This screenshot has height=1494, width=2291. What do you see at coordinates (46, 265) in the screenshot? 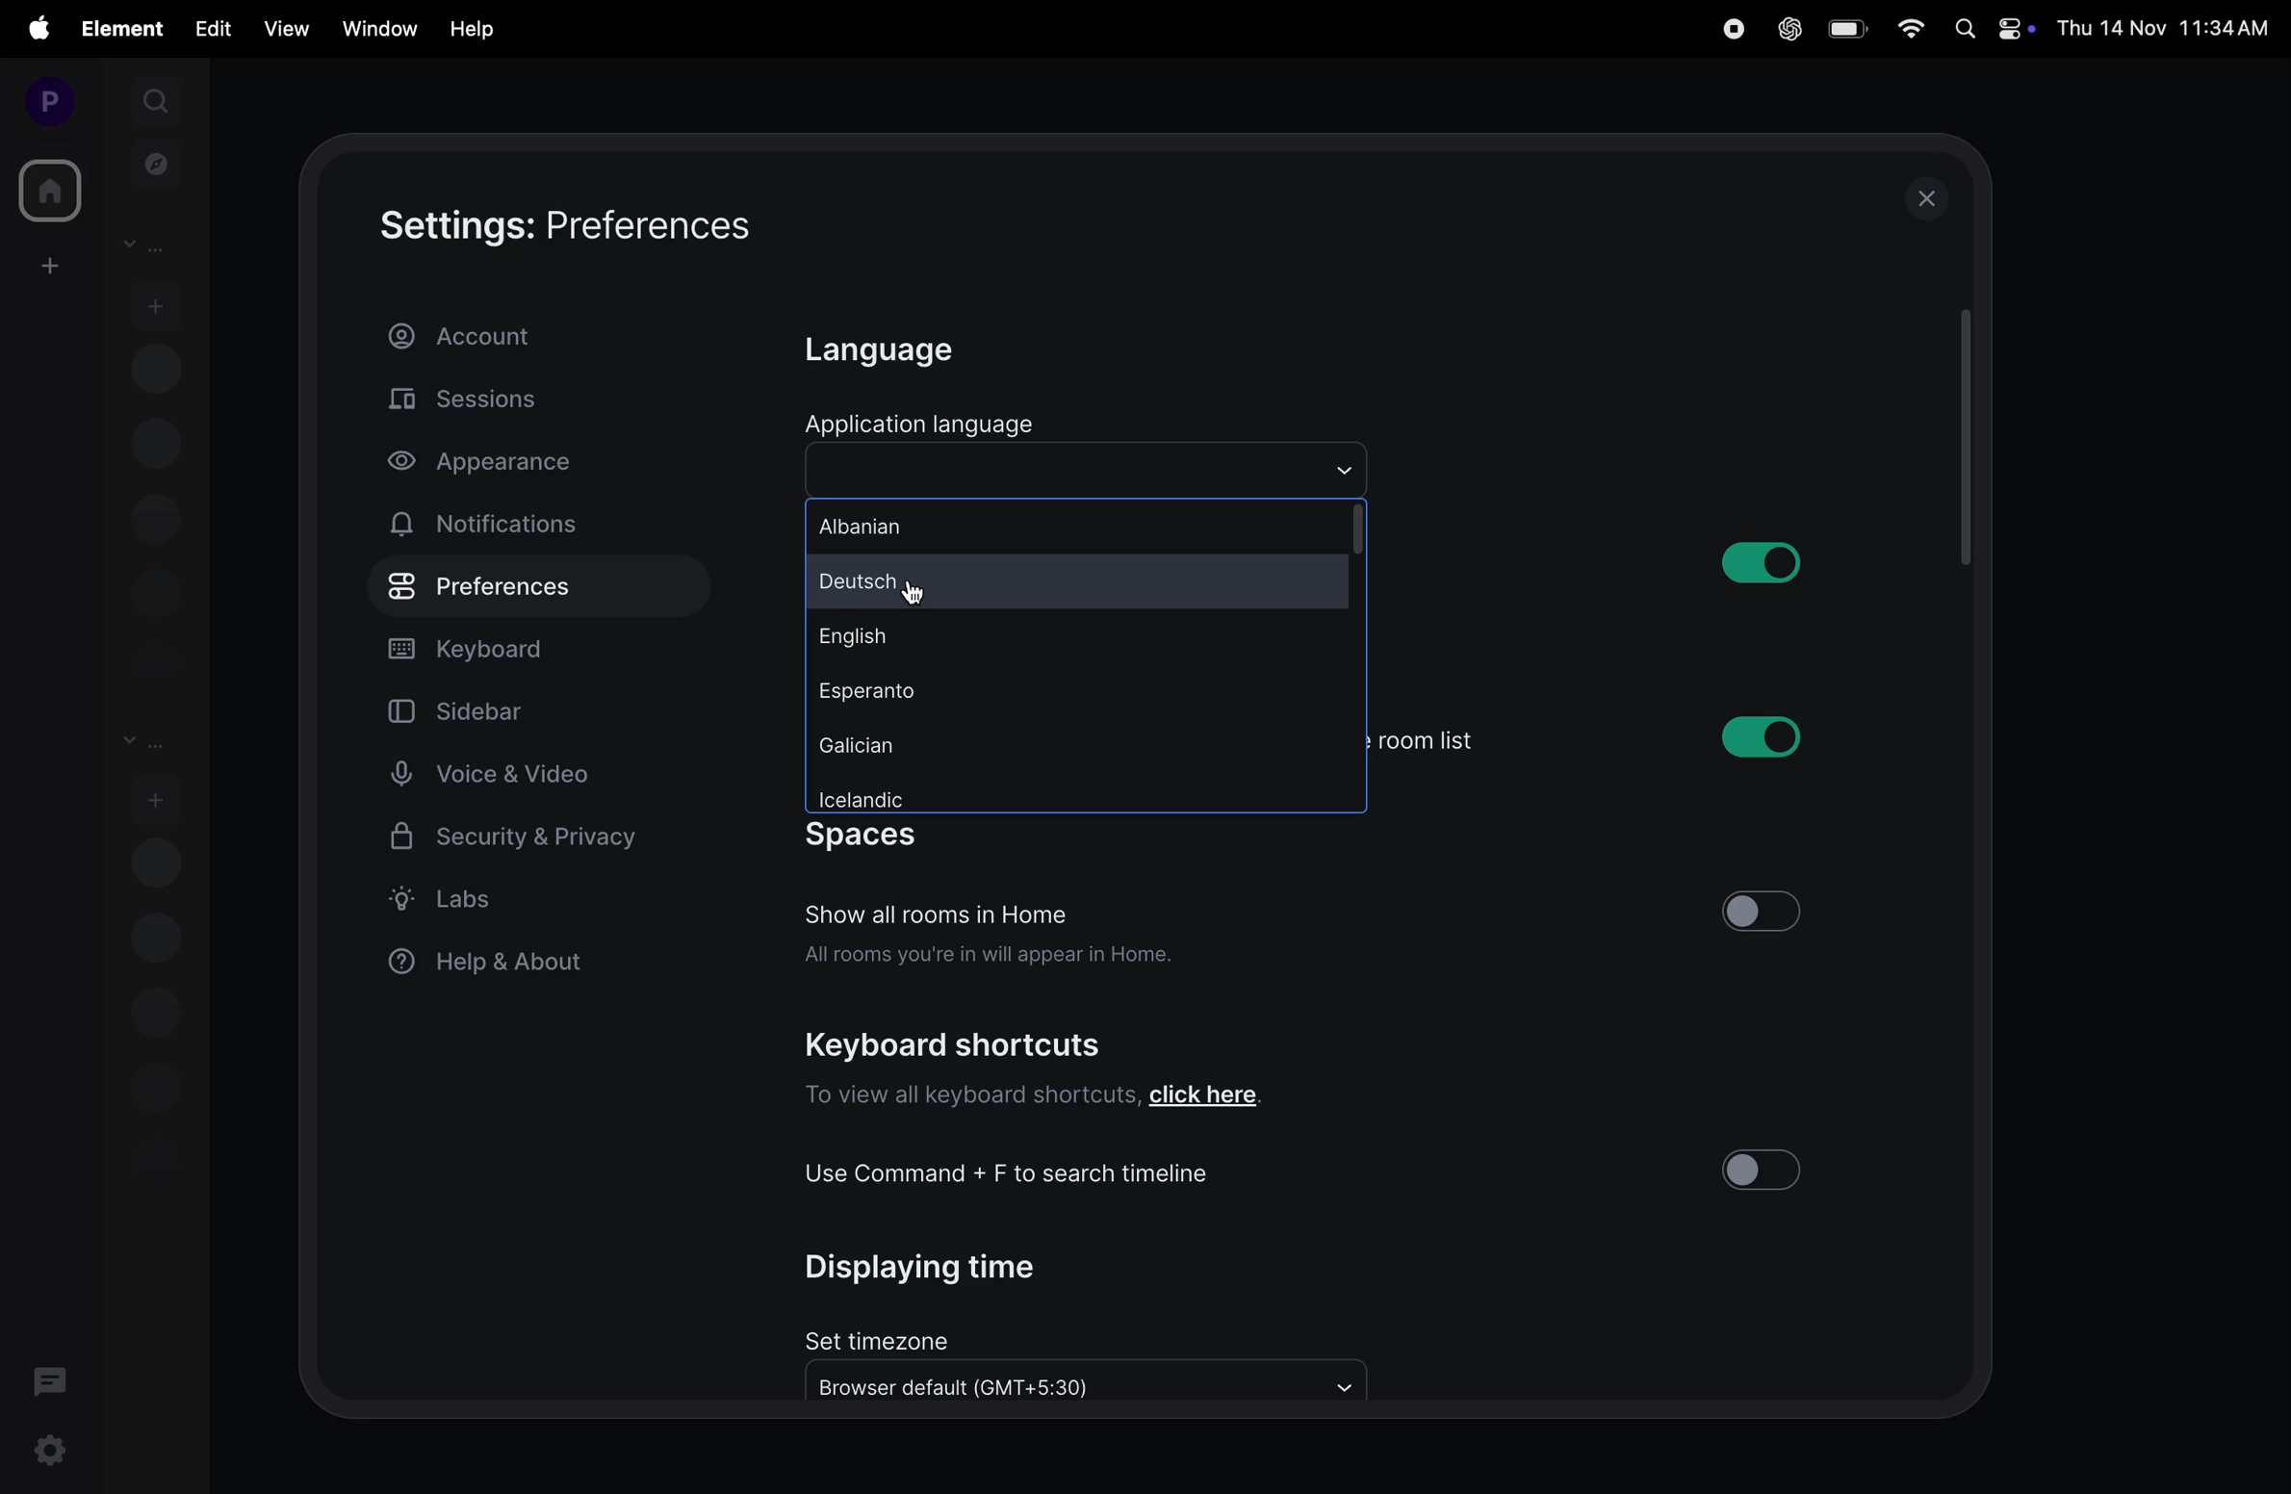
I see `create space` at bounding box center [46, 265].